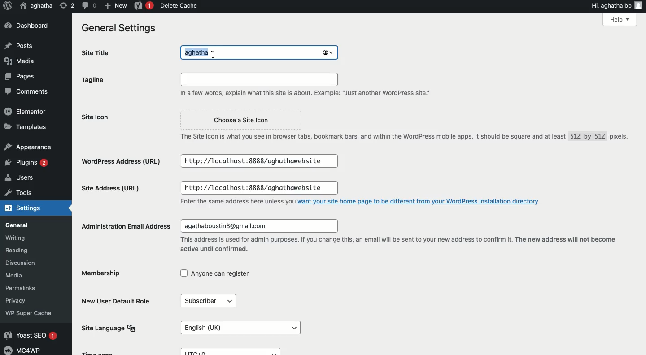 This screenshot has width=646, height=355. I want to click on Comment, so click(87, 6).